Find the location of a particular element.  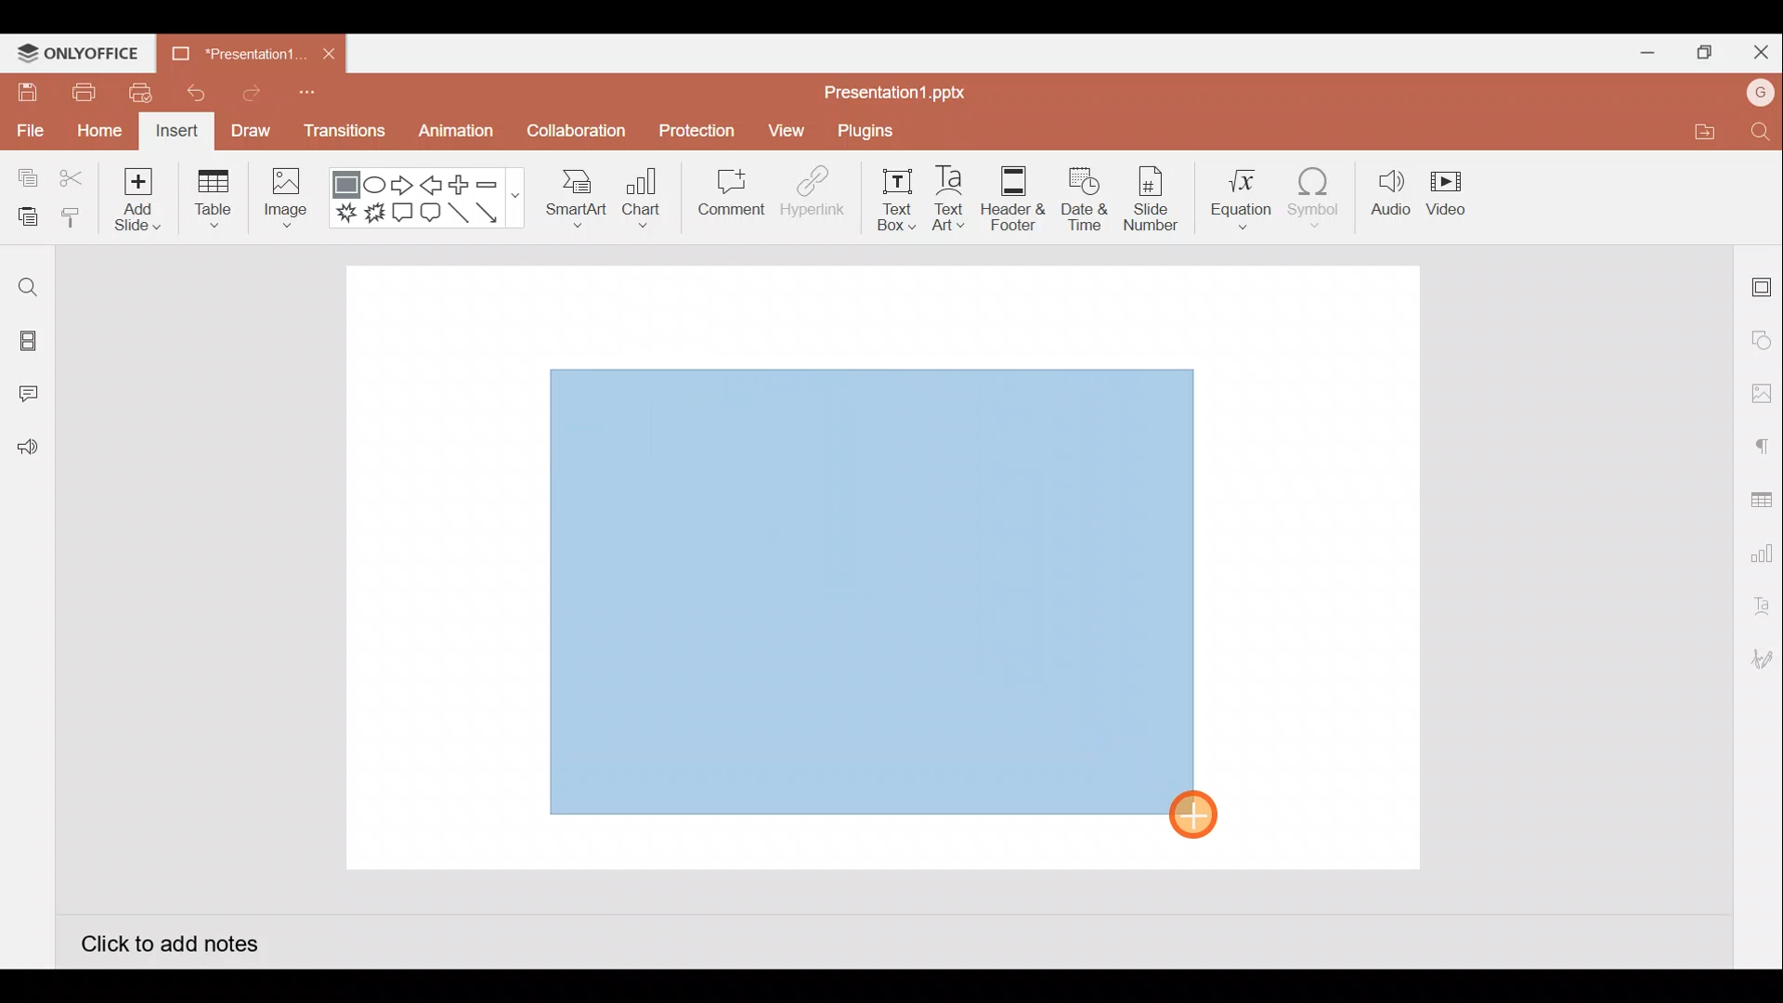

Plugins is located at coordinates (879, 131).